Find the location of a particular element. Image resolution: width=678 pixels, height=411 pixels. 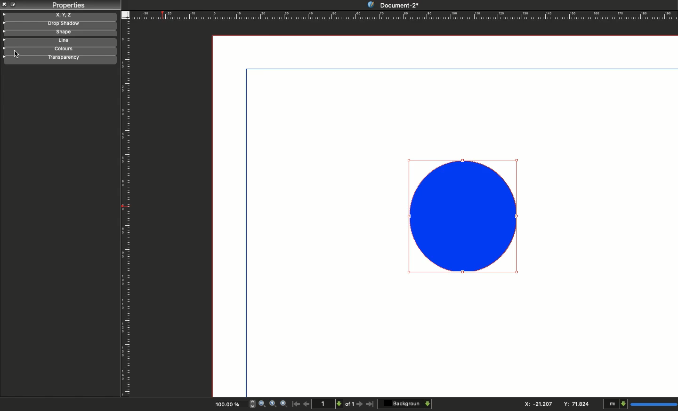

Ruler is located at coordinates (404, 15).